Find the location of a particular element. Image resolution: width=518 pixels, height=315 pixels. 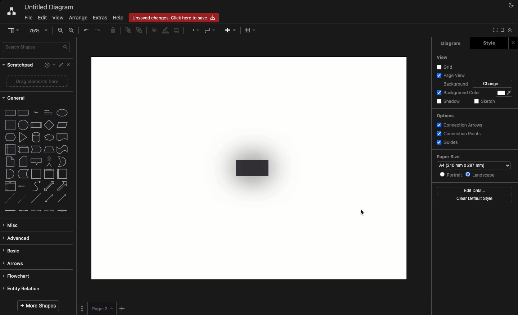

Fill color is located at coordinates (154, 29).